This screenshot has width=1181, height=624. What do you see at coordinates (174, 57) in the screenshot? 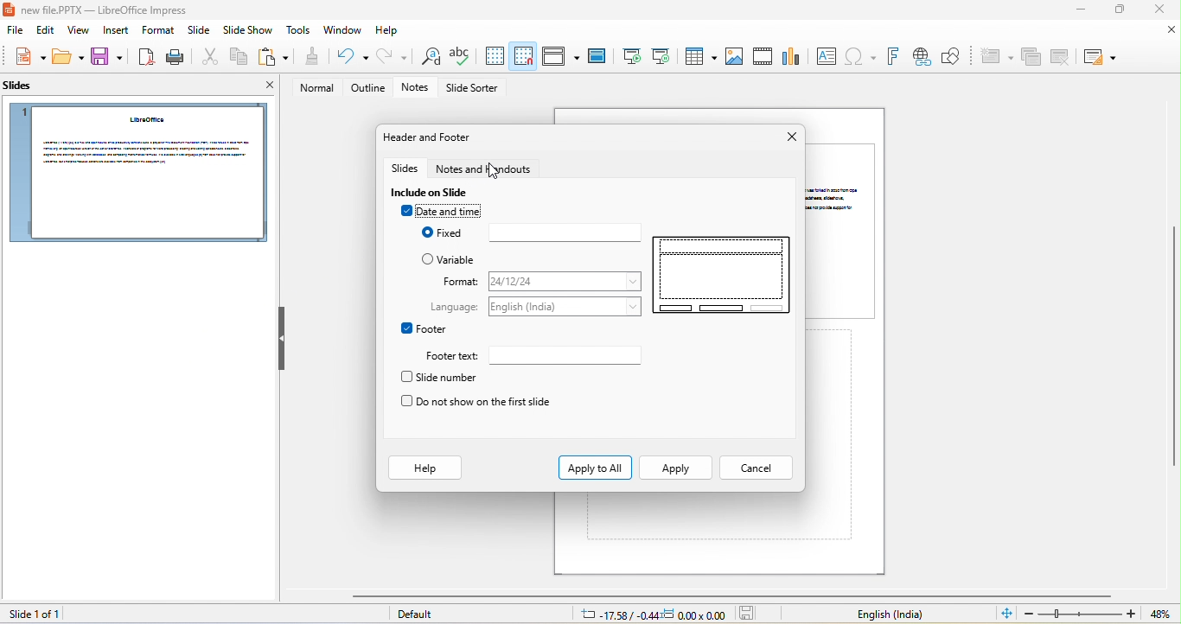
I see `print` at bounding box center [174, 57].